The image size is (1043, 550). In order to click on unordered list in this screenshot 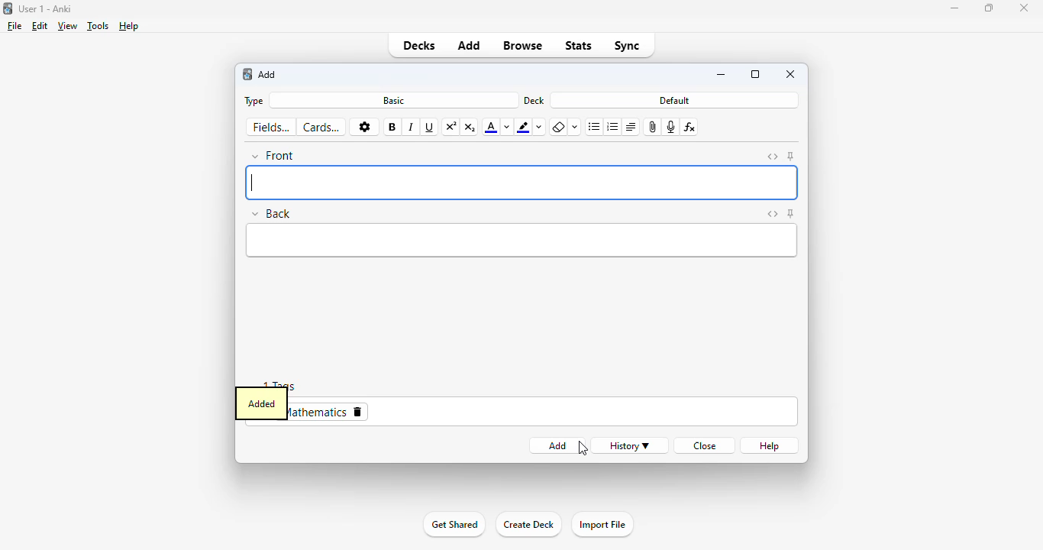, I will do `click(595, 128)`.